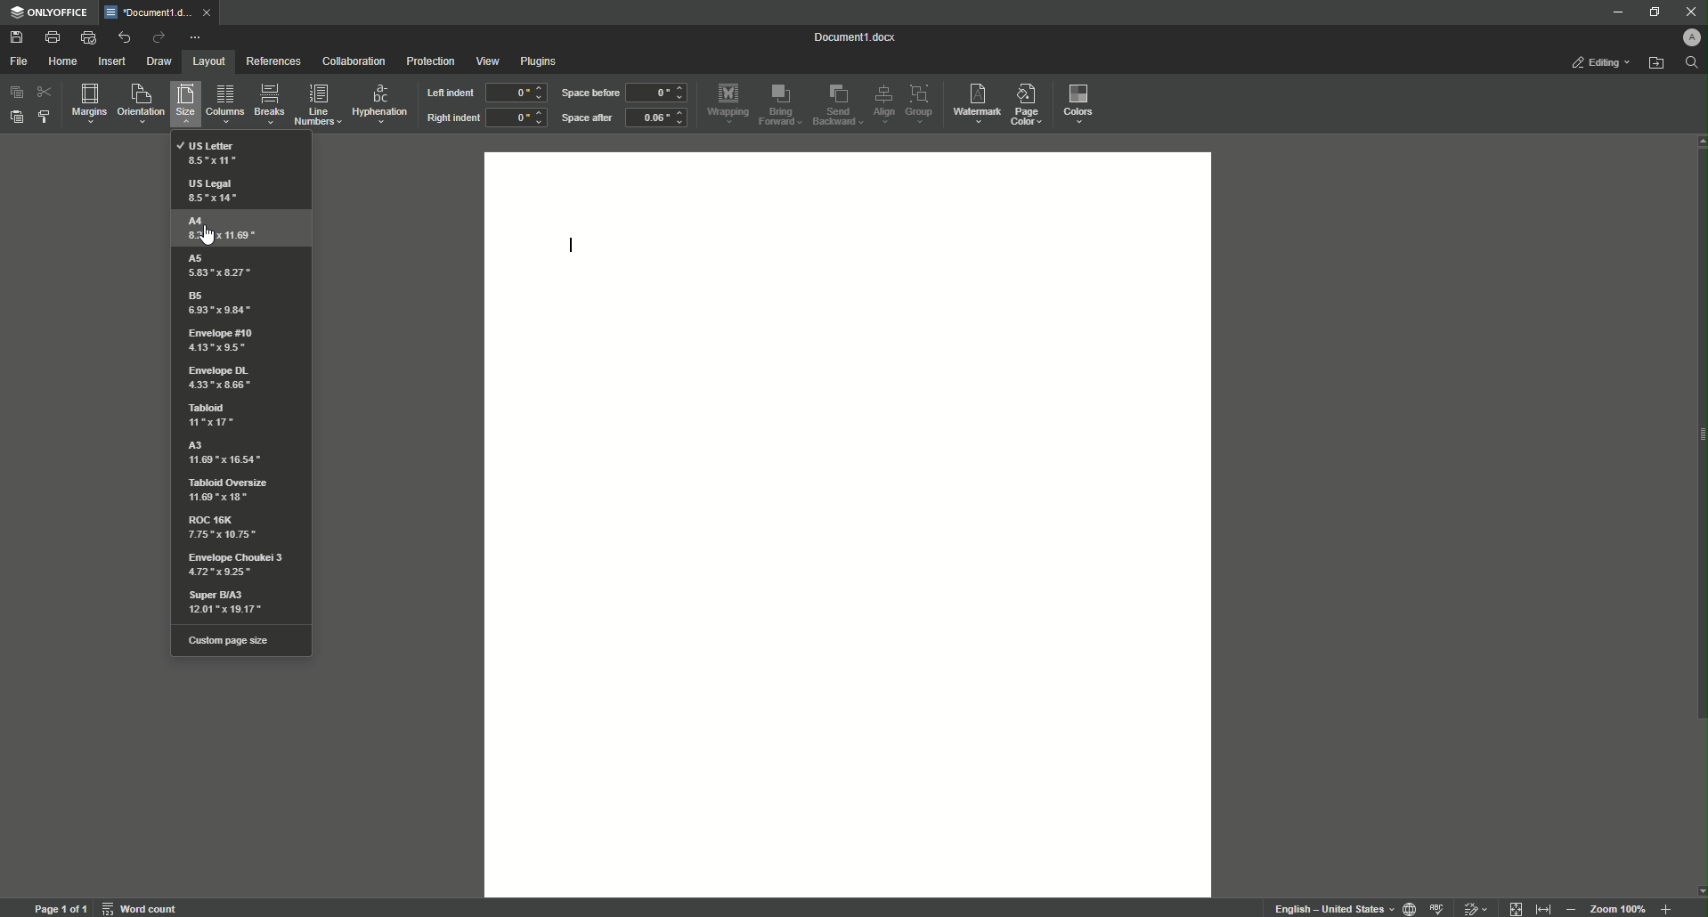  I want to click on View, so click(485, 61).